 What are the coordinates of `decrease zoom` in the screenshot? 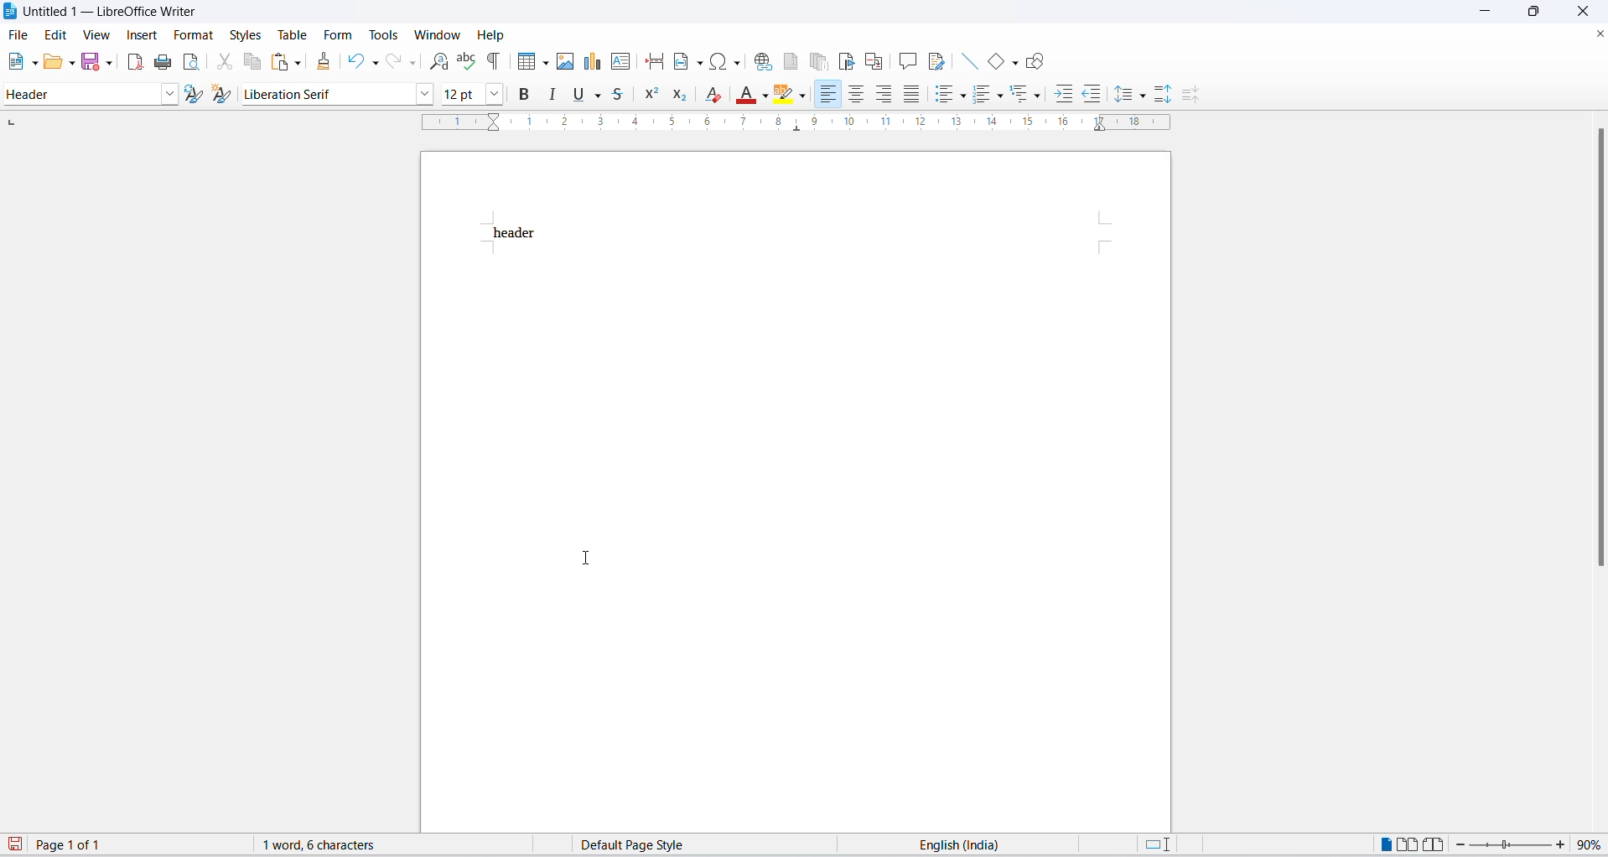 It's located at (1458, 845).